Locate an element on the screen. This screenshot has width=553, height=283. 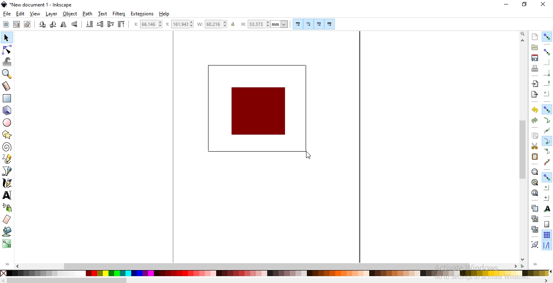
create and edit text objects is located at coordinates (7, 194).